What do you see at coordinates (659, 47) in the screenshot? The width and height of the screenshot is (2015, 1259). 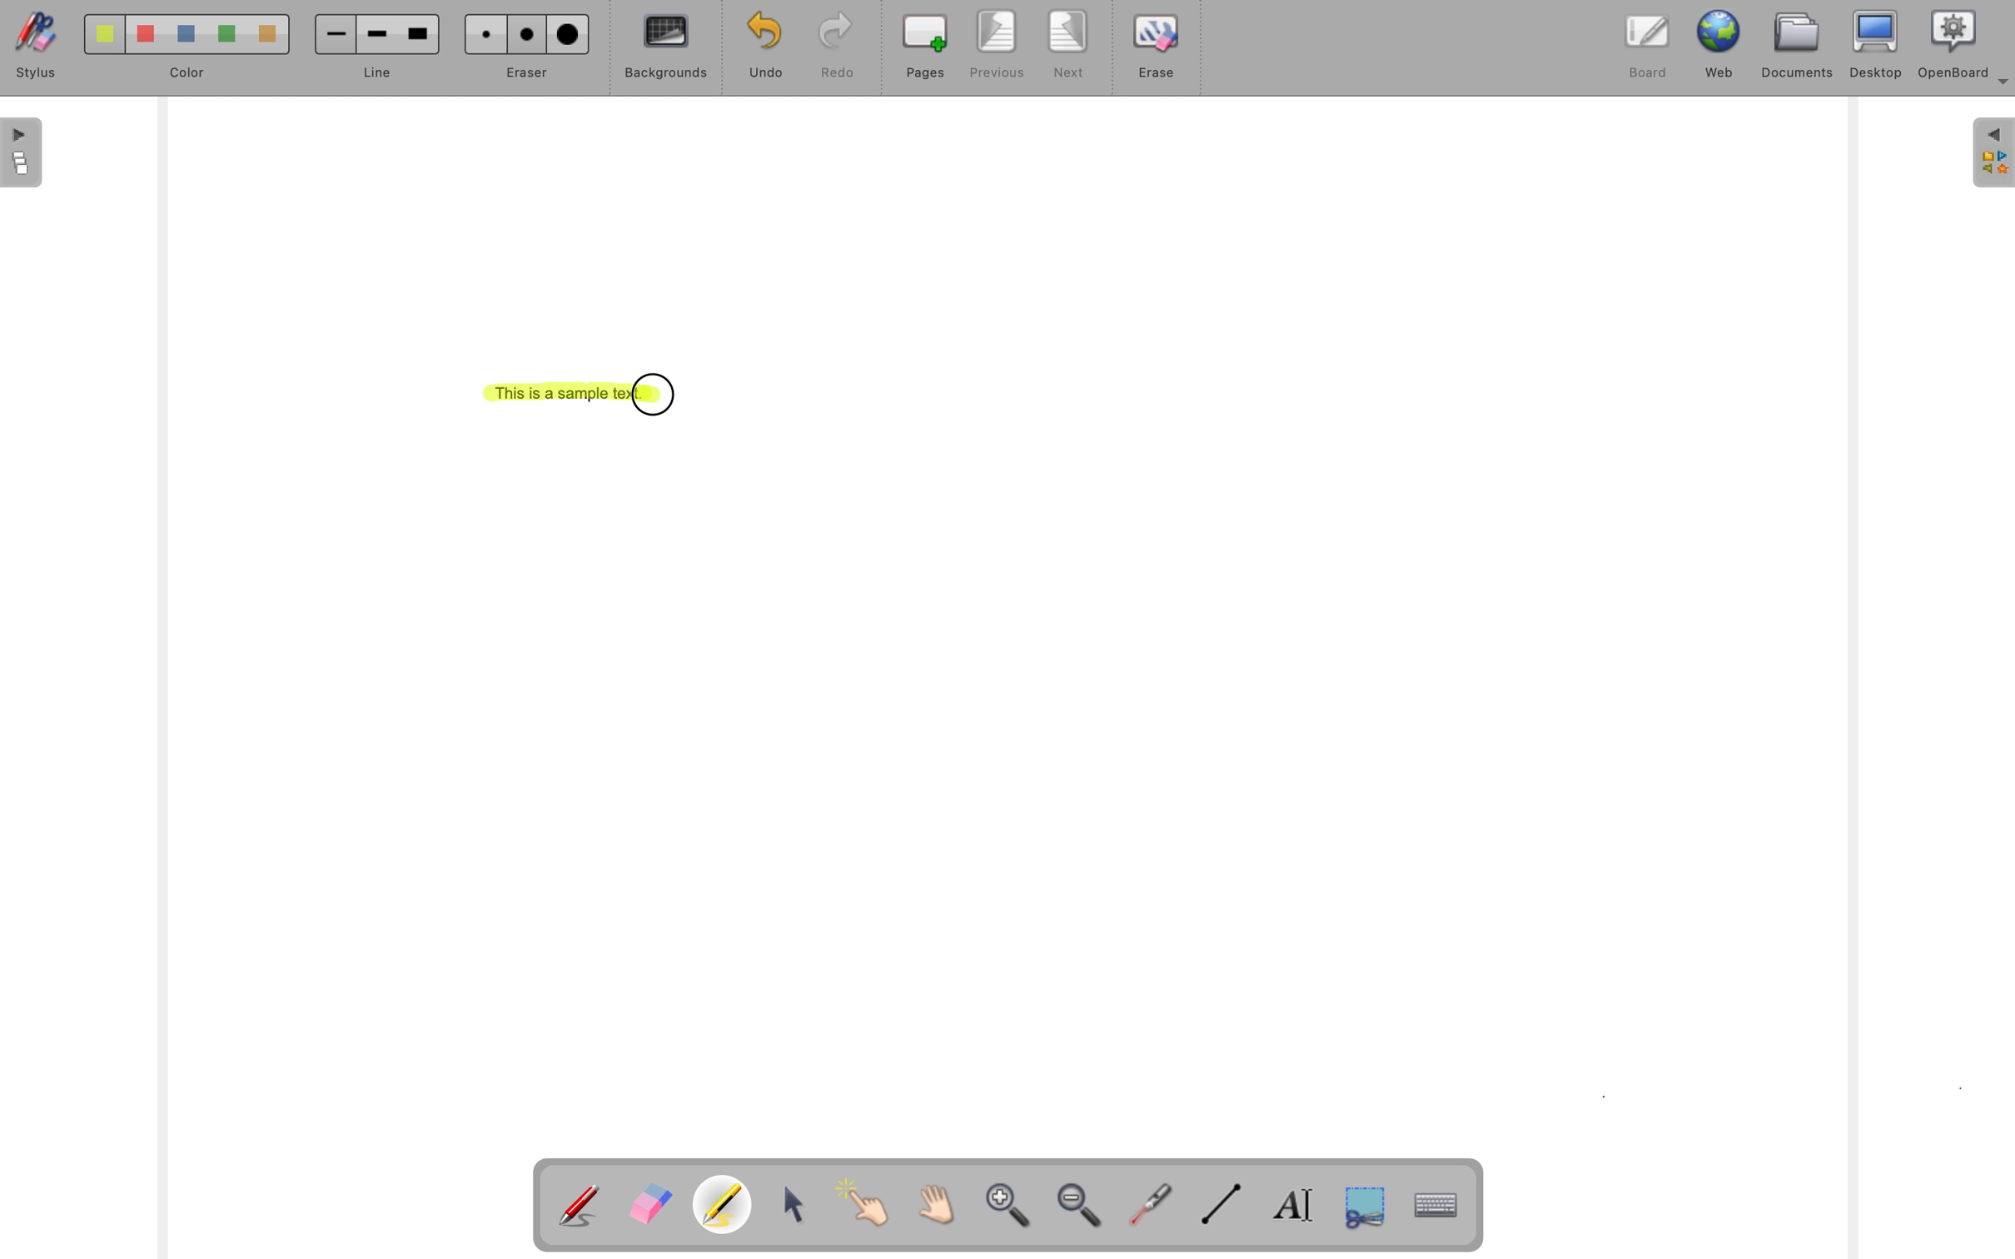 I see `backgrounds` at bounding box center [659, 47].